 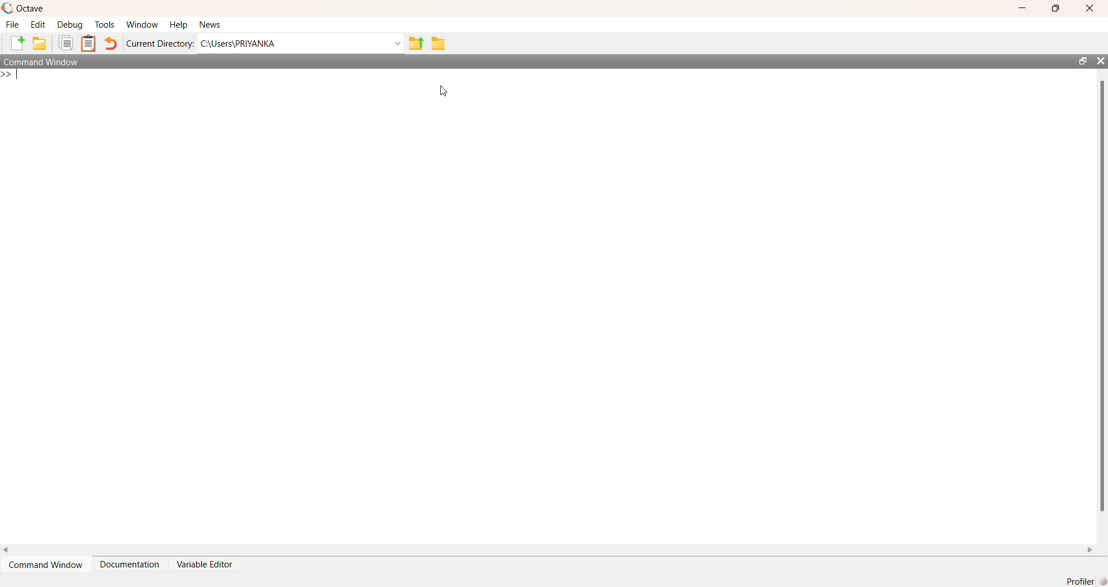 What do you see at coordinates (111, 43) in the screenshot?
I see `undo` at bounding box center [111, 43].